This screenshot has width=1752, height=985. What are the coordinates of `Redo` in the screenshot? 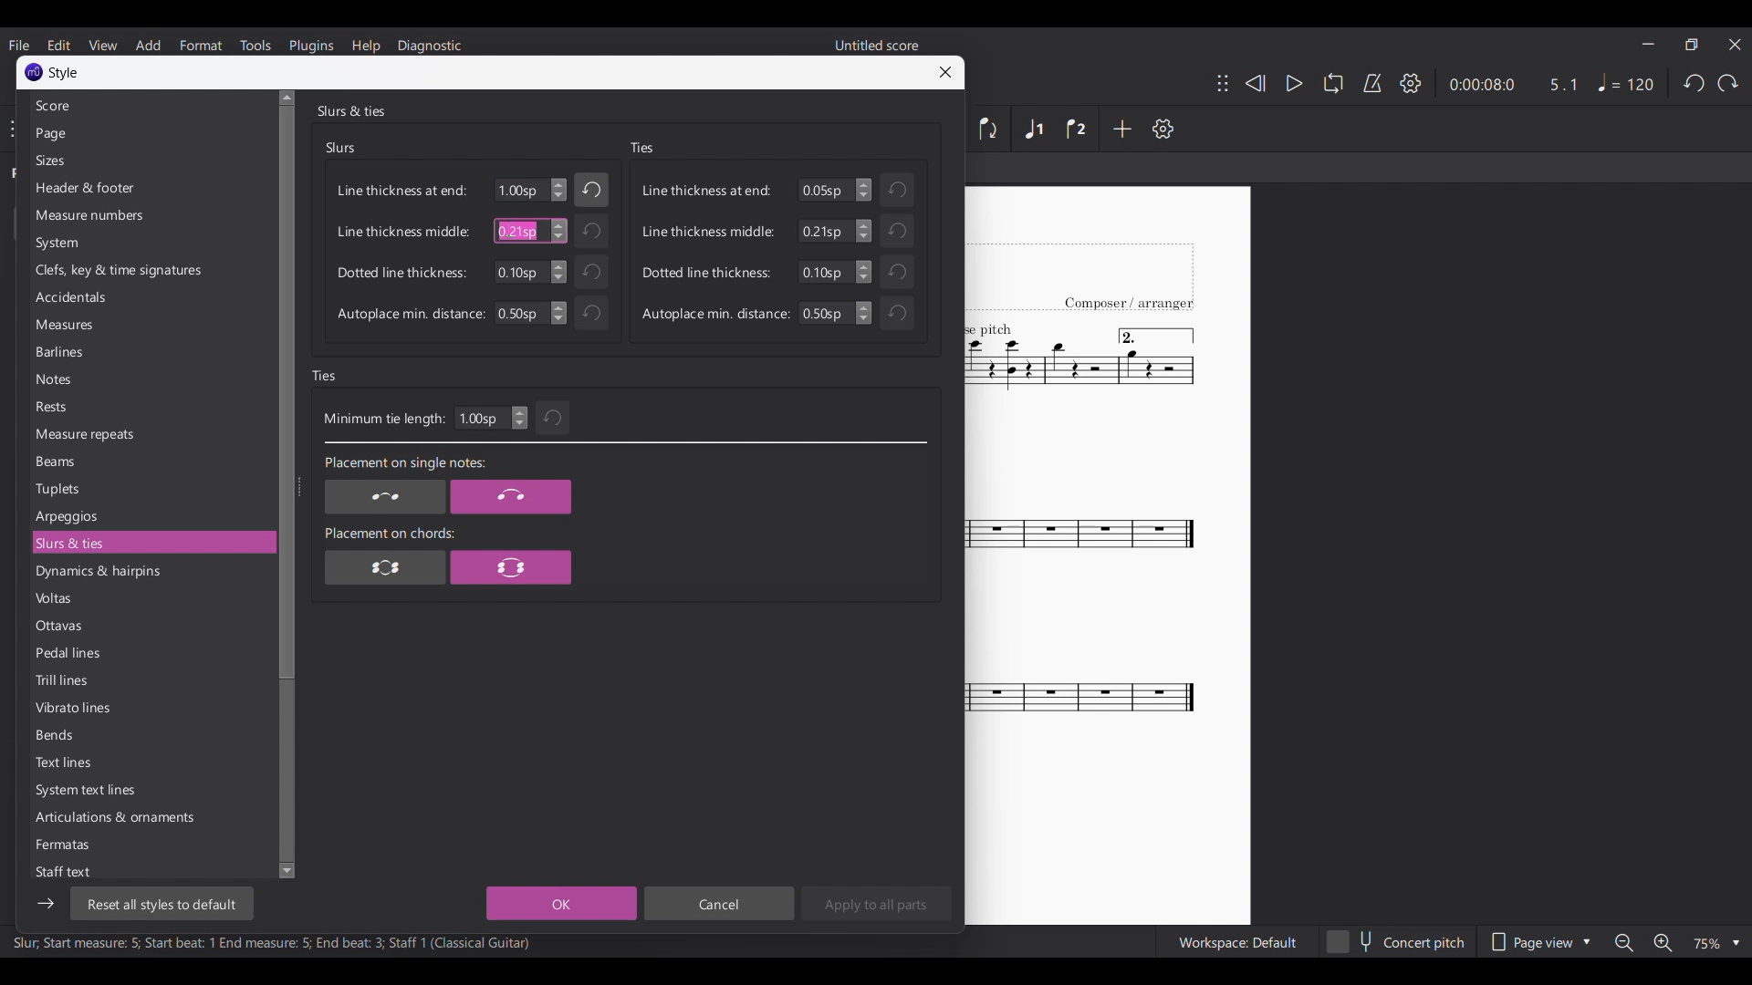 It's located at (1728, 83).